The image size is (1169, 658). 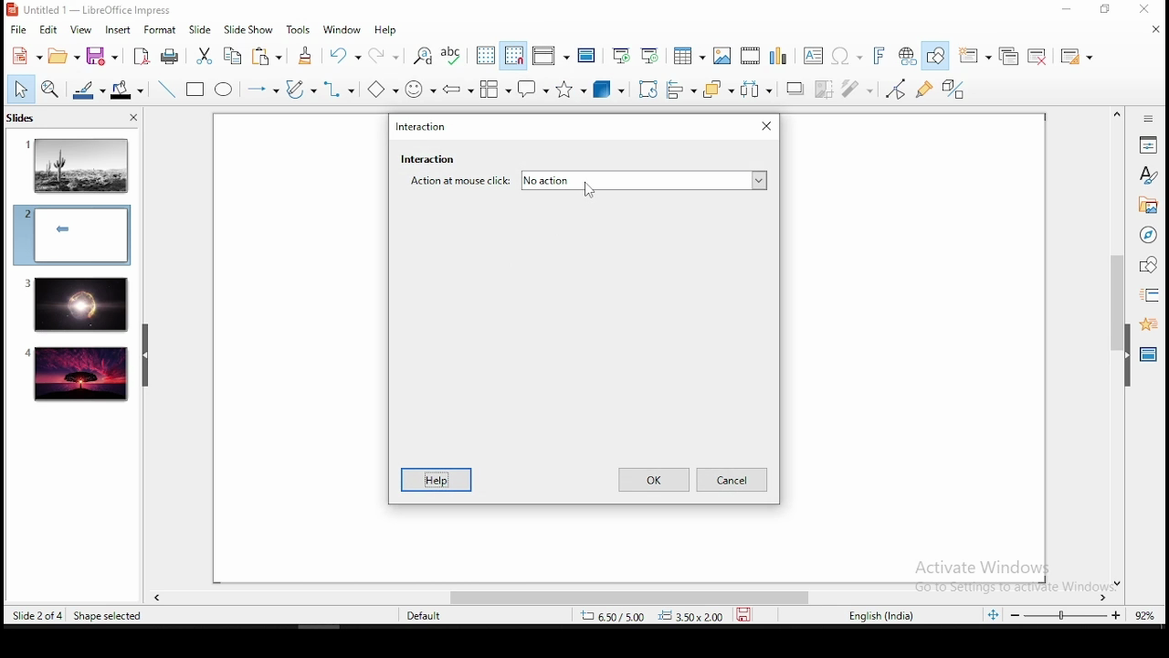 What do you see at coordinates (37, 616) in the screenshot?
I see `slide 2 of 4` at bounding box center [37, 616].